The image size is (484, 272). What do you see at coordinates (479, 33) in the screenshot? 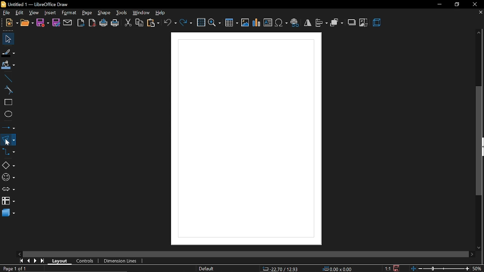
I see `move up` at bounding box center [479, 33].